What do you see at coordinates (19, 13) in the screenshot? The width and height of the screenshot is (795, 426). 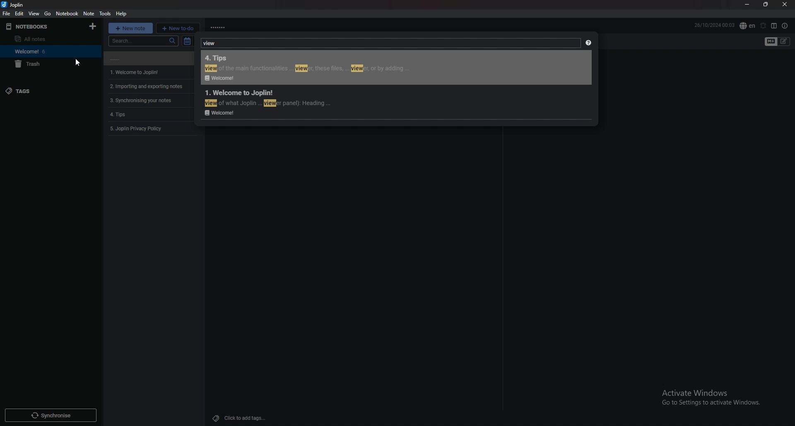 I see `edit` at bounding box center [19, 13].